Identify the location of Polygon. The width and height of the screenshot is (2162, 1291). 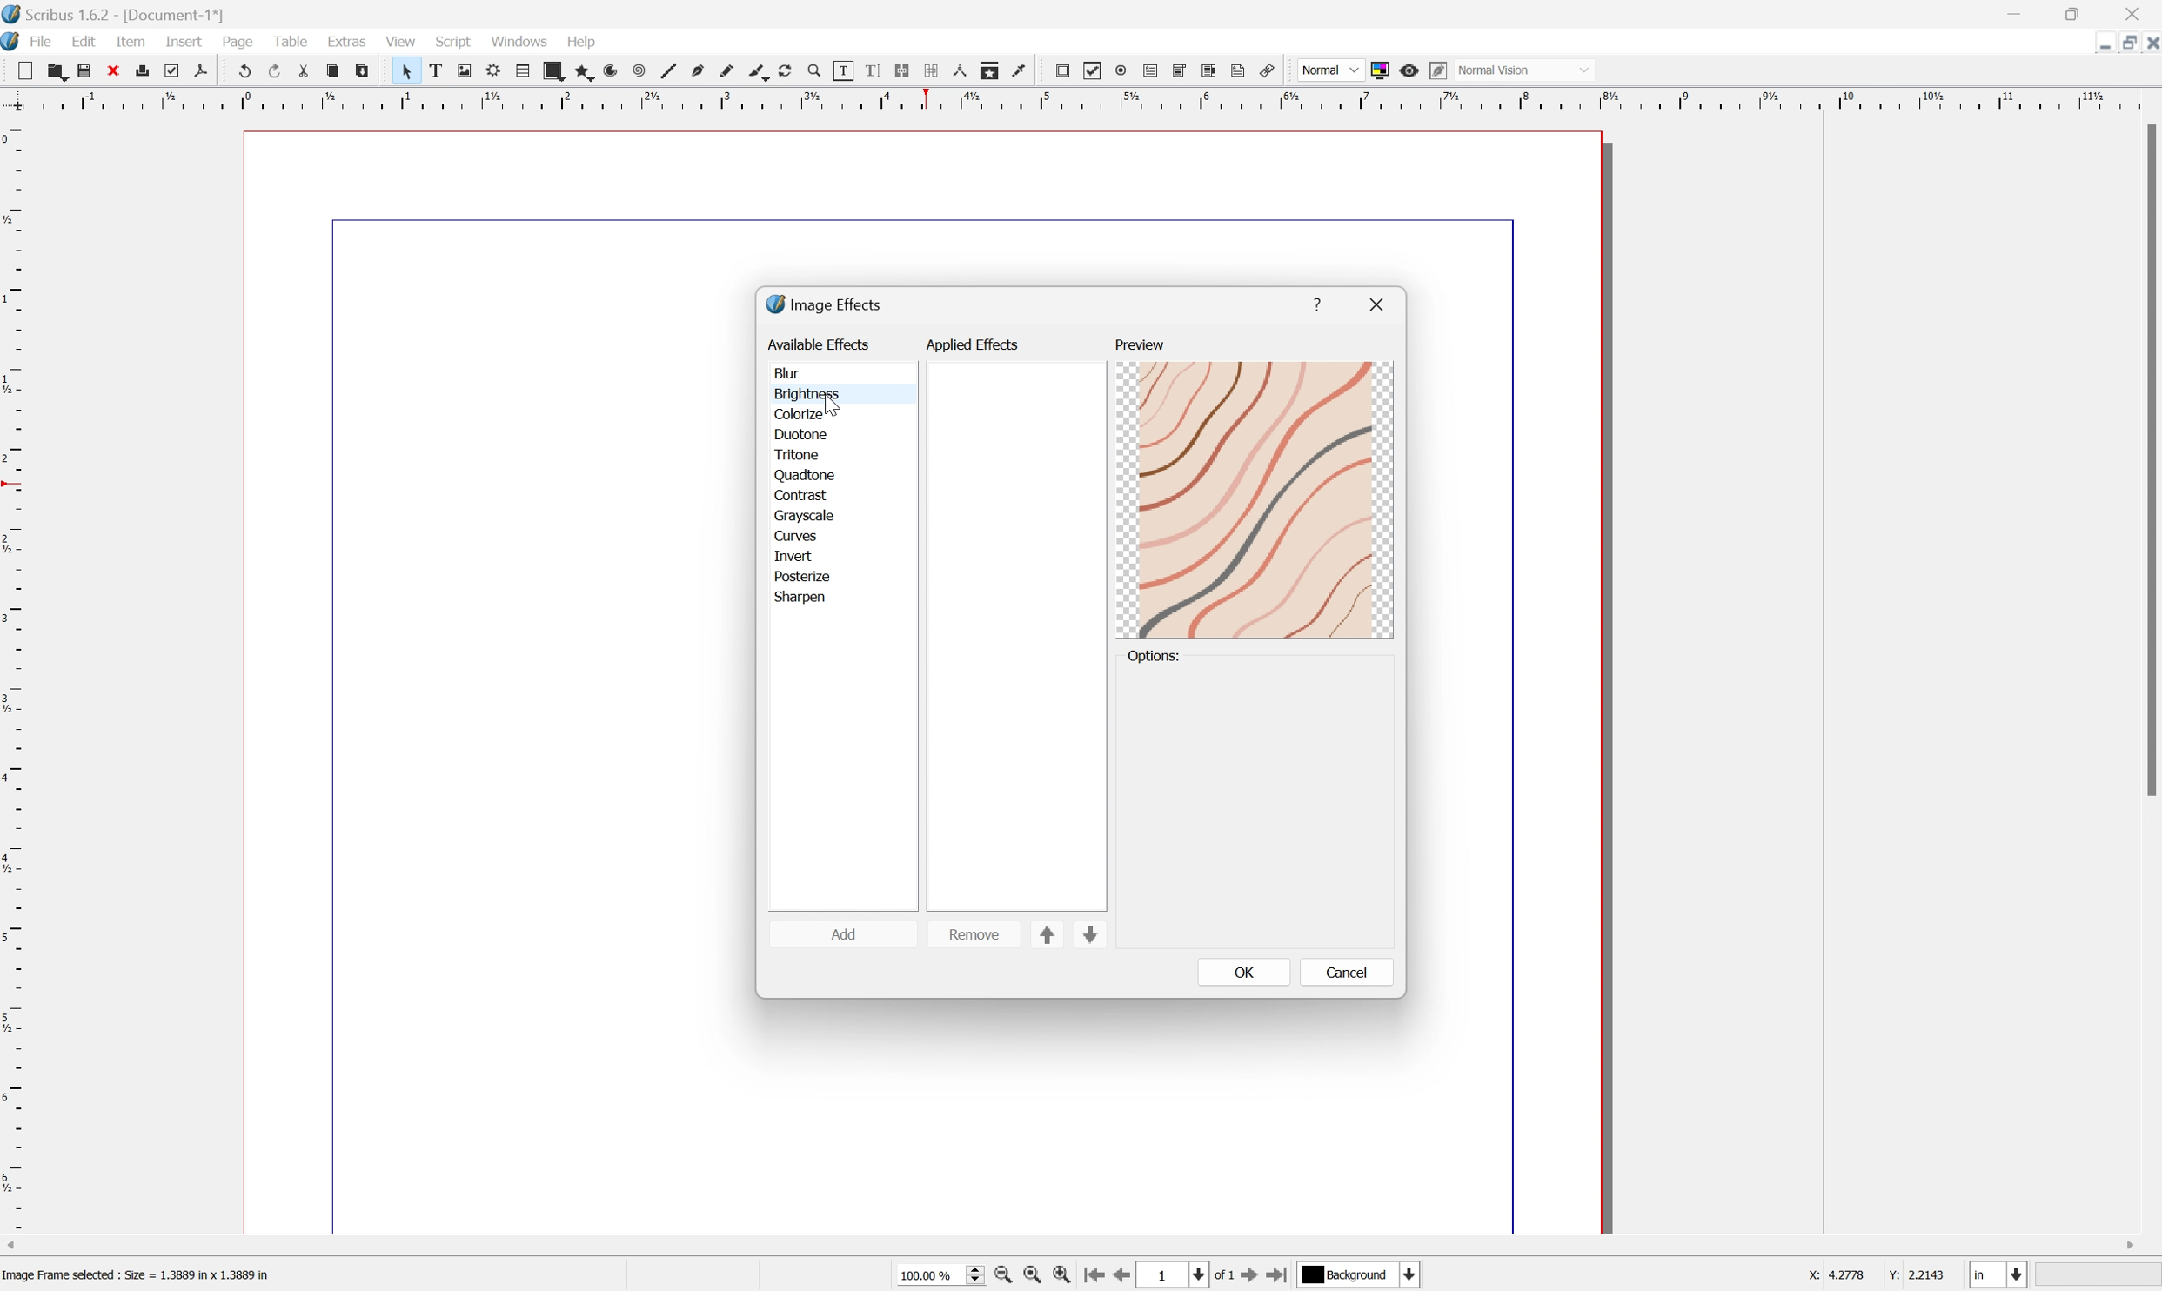
(586, 70).